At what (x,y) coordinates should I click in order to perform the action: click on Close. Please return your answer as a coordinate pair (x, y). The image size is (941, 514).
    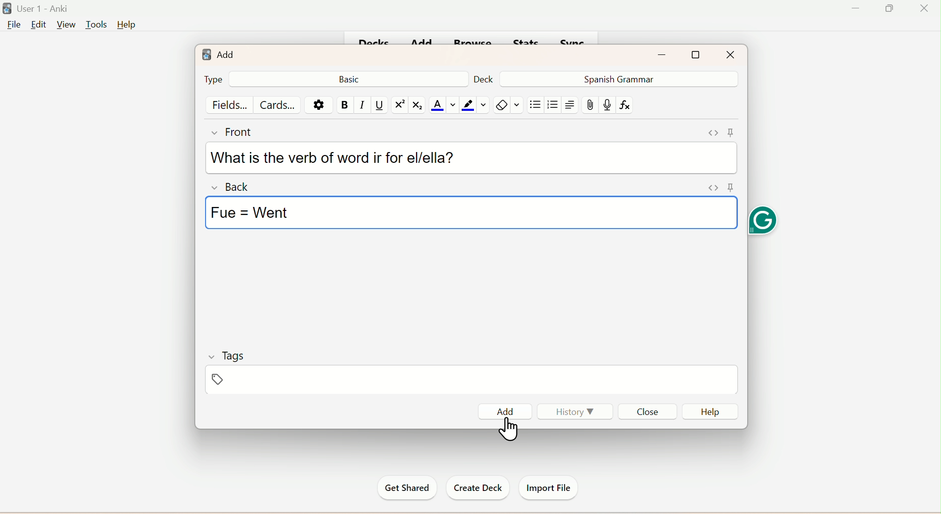
    Looking at the image, I should click on (730, 54).